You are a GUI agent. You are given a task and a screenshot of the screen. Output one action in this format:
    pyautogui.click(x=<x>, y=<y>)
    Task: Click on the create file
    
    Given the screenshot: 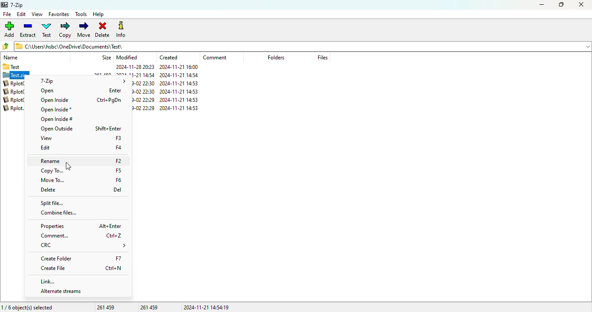 What is the action you would take?
    pyautogui.click(x=52, y=268)
    